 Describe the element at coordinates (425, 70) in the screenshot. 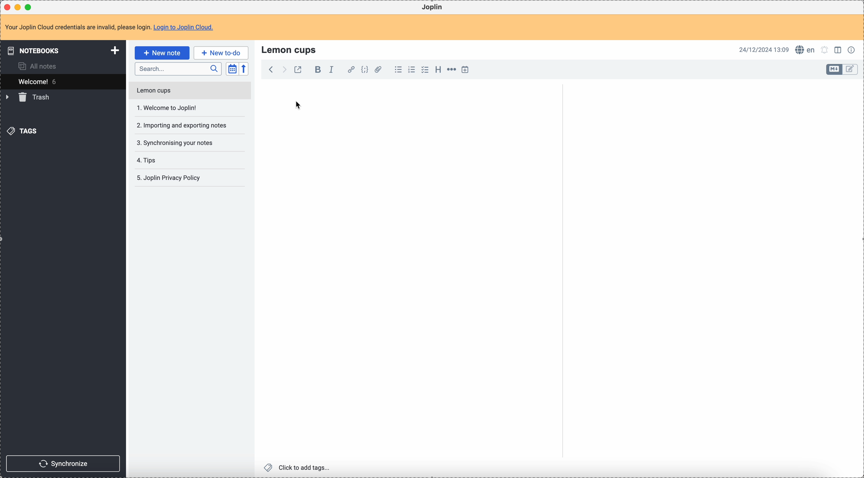

I see `check list` at that location.